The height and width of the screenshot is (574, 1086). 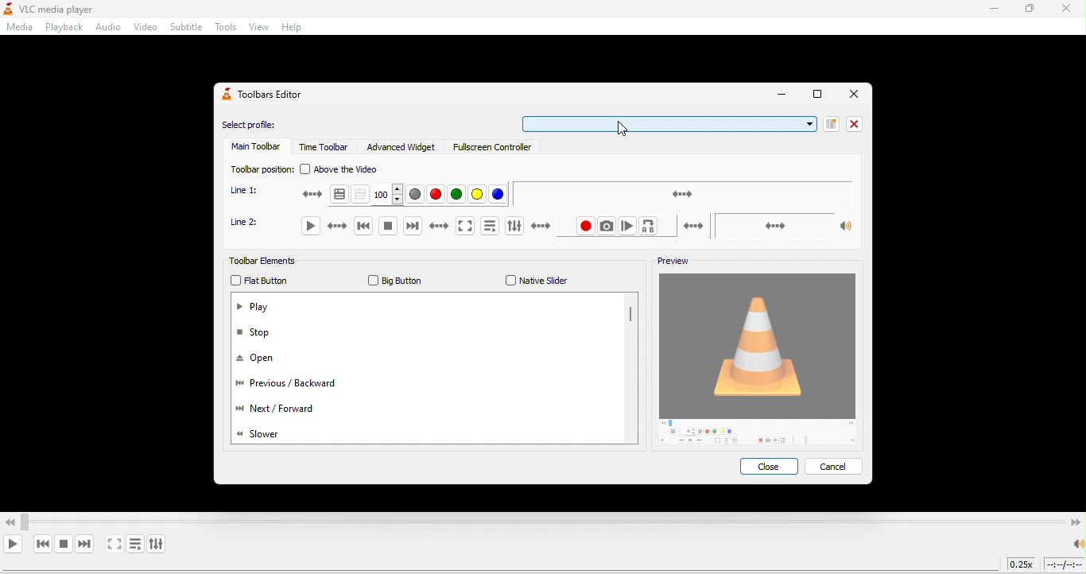 I want to click on green, so click(x=459, y=196).